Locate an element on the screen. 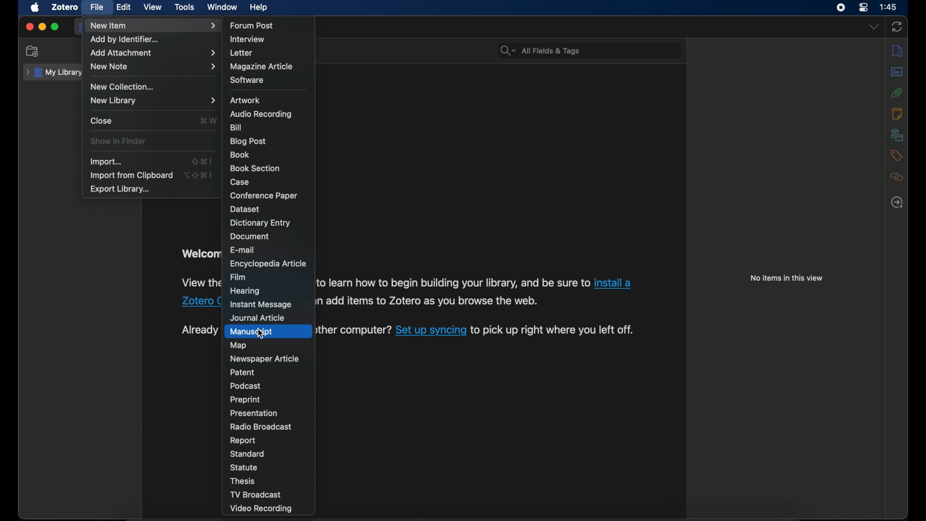 This screenshot has height=521, width=926. locate is located at coordinates (897, 203).